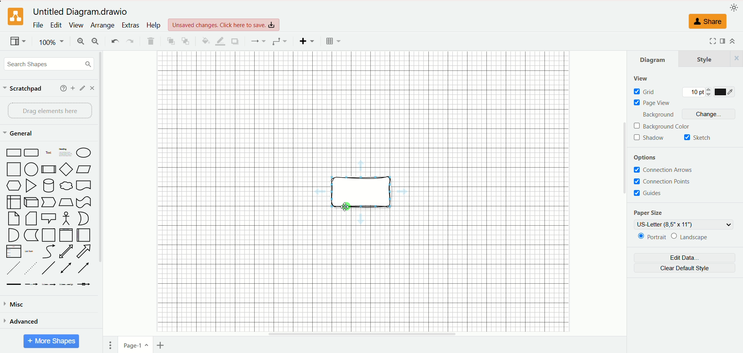  What do you see at coordinates (685, 268) in the screenshot?
I see `clear default style` at bounding box center [685, 268].